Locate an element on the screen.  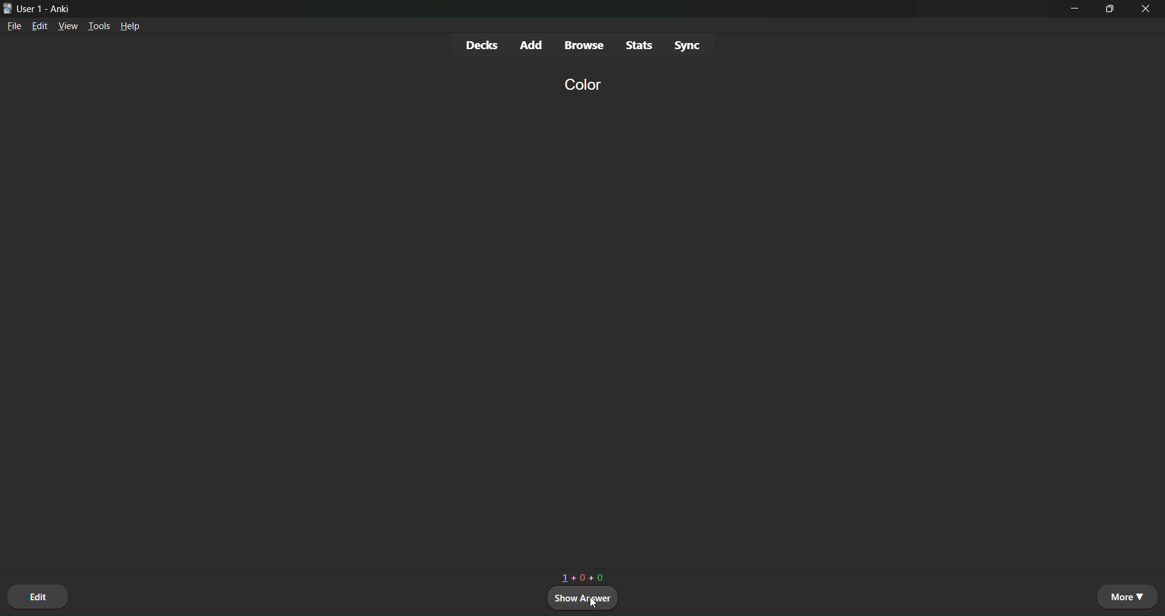
1+0+0 is located at coordinates (584, 574).